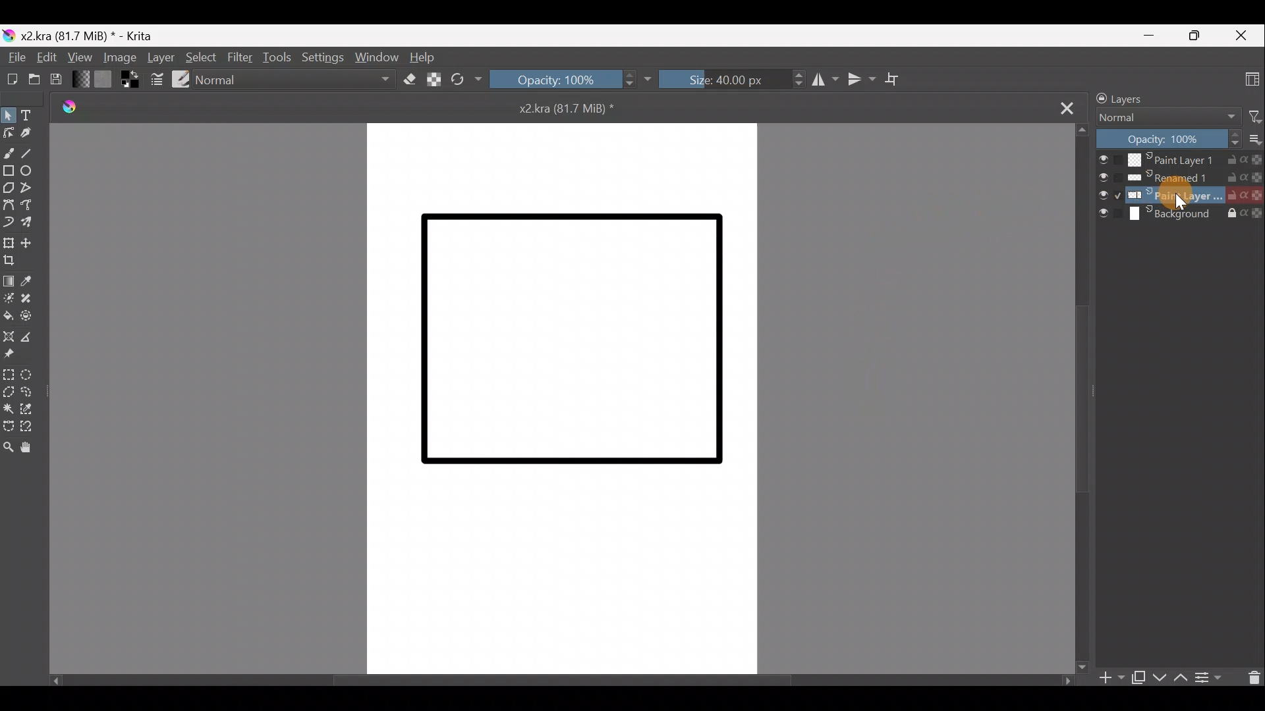  What do you see at coordinates (8, 319) in the screenshot?
I see `Fill a contiguous area of colour with colour/fill a selection` at bounding box center [8, 319].